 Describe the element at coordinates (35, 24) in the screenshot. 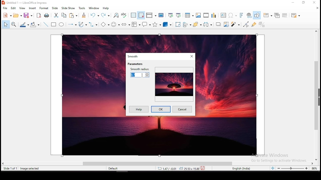

I see `fill color` at that location.